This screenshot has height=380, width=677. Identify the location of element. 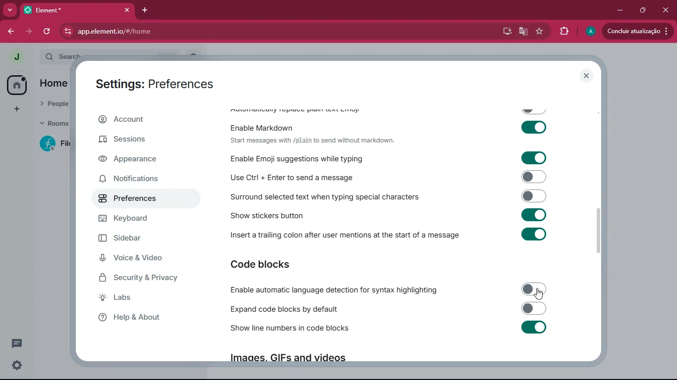
(79, 10).